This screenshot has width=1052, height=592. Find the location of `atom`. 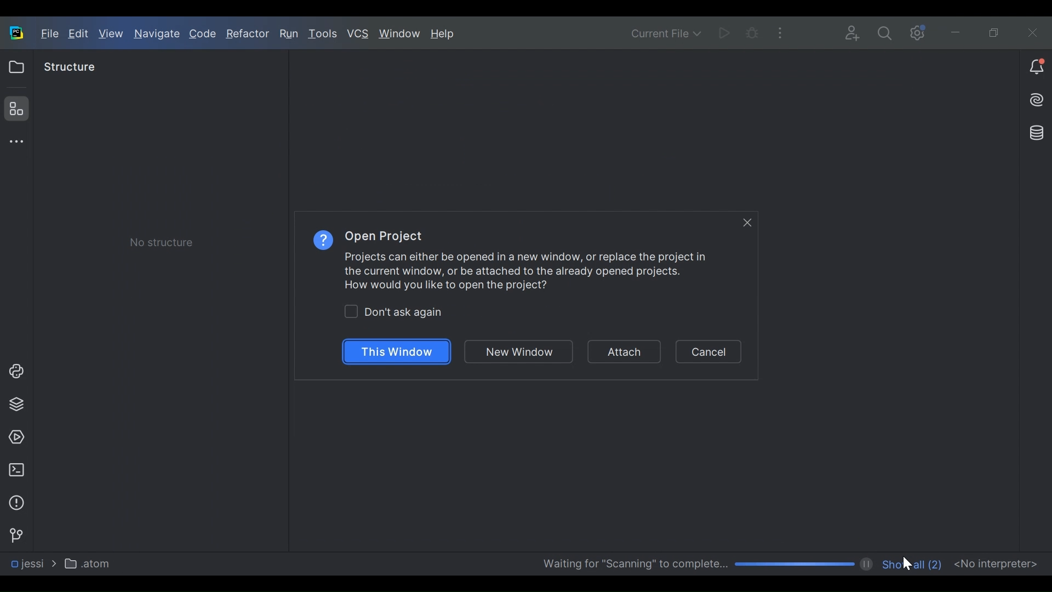

atom is located at coordinates (90, 564).